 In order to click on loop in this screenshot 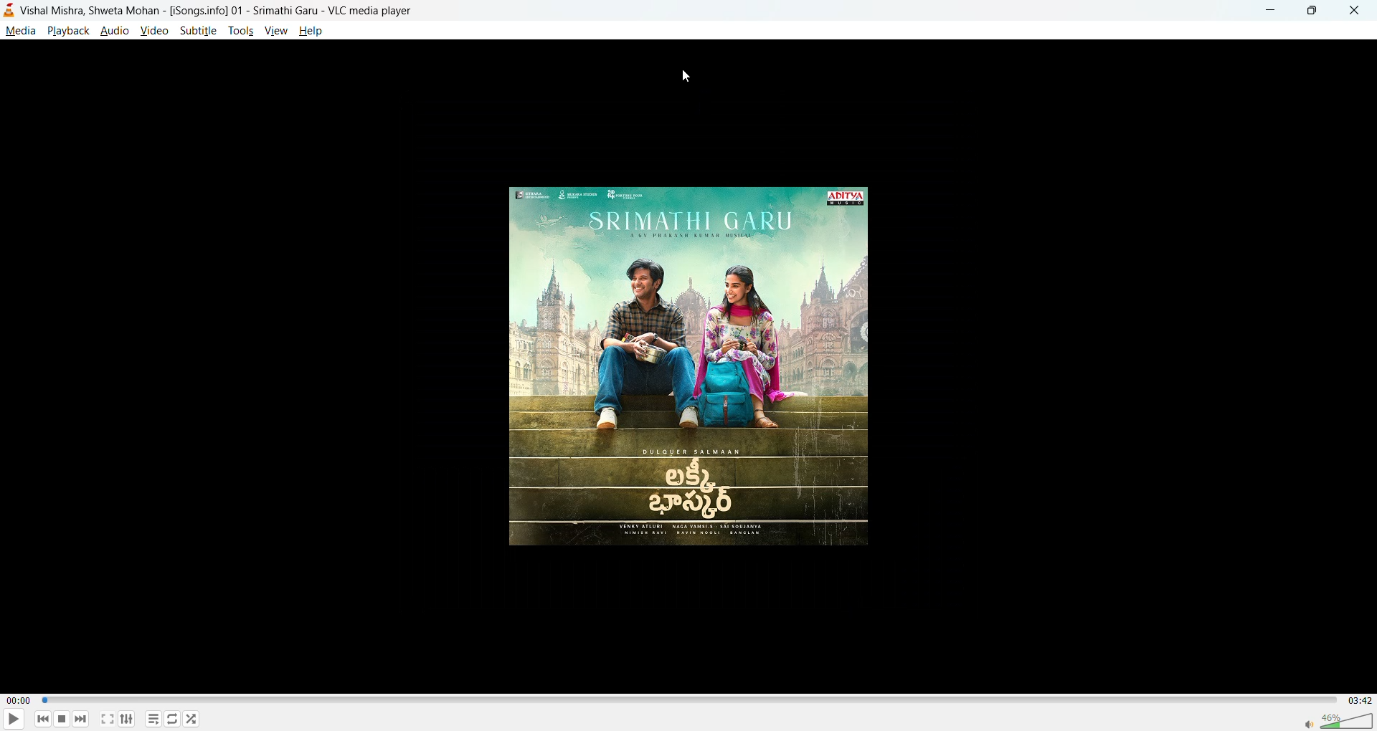, I will do `click(170, 718)`.